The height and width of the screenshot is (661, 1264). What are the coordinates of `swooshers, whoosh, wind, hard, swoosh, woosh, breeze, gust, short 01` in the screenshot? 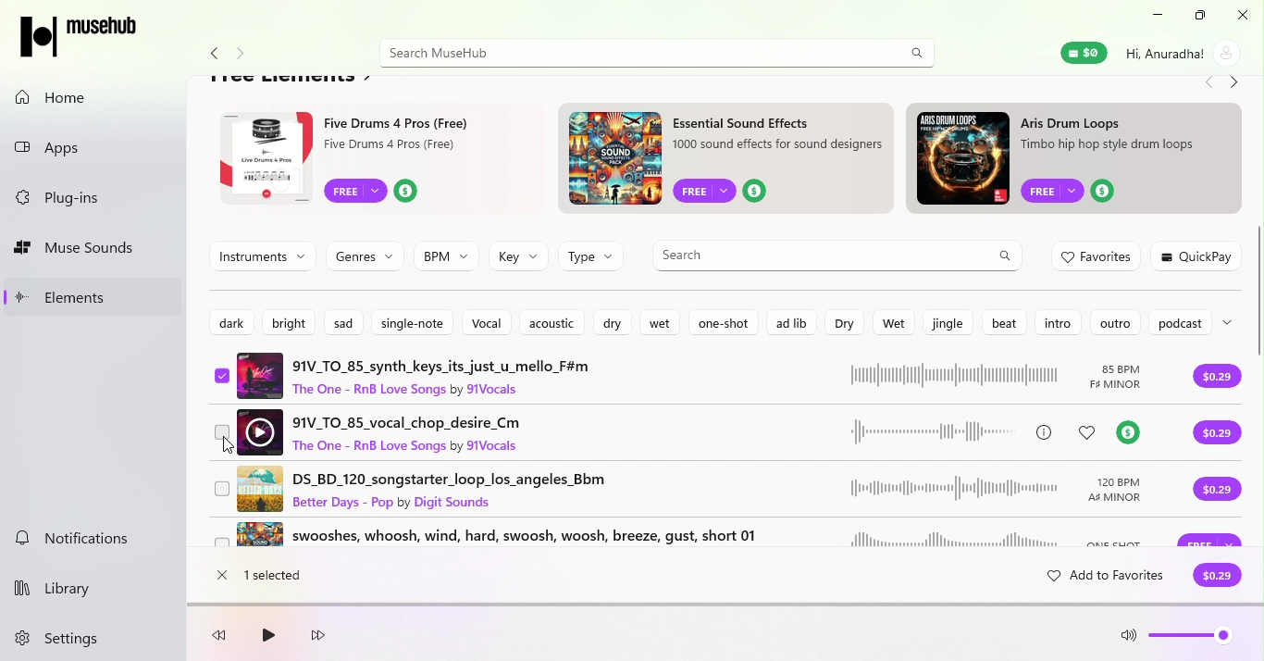 It's located at (696, 542).